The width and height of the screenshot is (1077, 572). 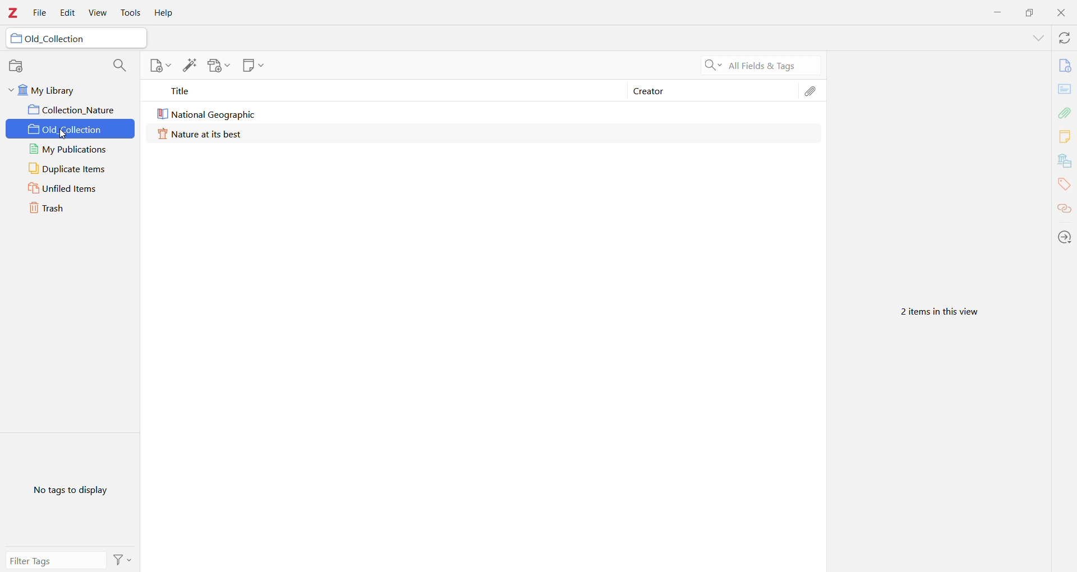 What do you see at coordinates (188, 66) in the screenshot?
I see `Add Item(s) by Identifier` at bounding box center [188, 66].